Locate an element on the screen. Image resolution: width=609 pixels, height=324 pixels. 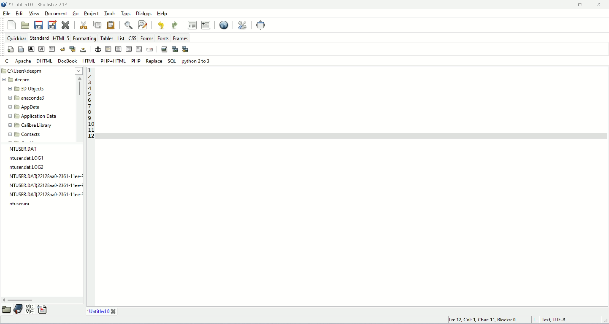
folder name is located at coordinates (39, 89).